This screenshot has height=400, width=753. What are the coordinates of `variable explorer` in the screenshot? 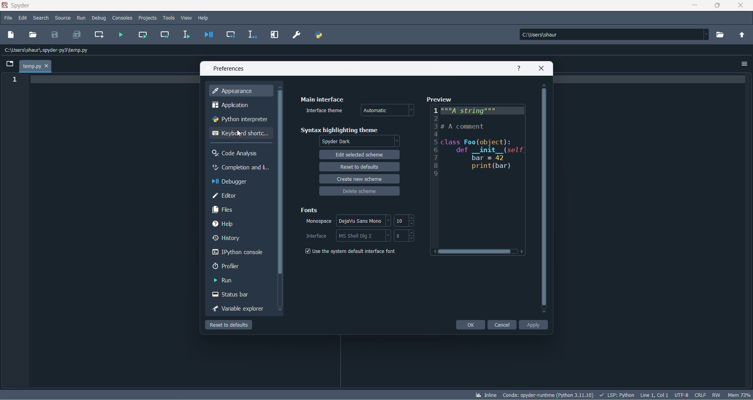 It's located at (238, 309).